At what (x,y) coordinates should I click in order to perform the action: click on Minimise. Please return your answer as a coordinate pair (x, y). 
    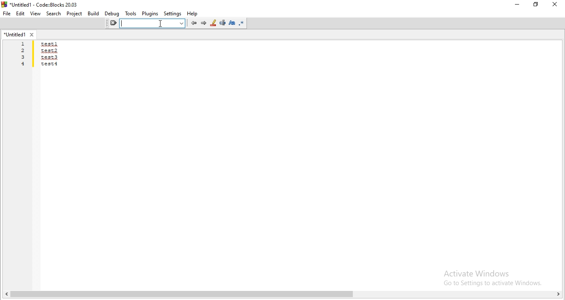
    Looking at the image, I should click on (515, 6).